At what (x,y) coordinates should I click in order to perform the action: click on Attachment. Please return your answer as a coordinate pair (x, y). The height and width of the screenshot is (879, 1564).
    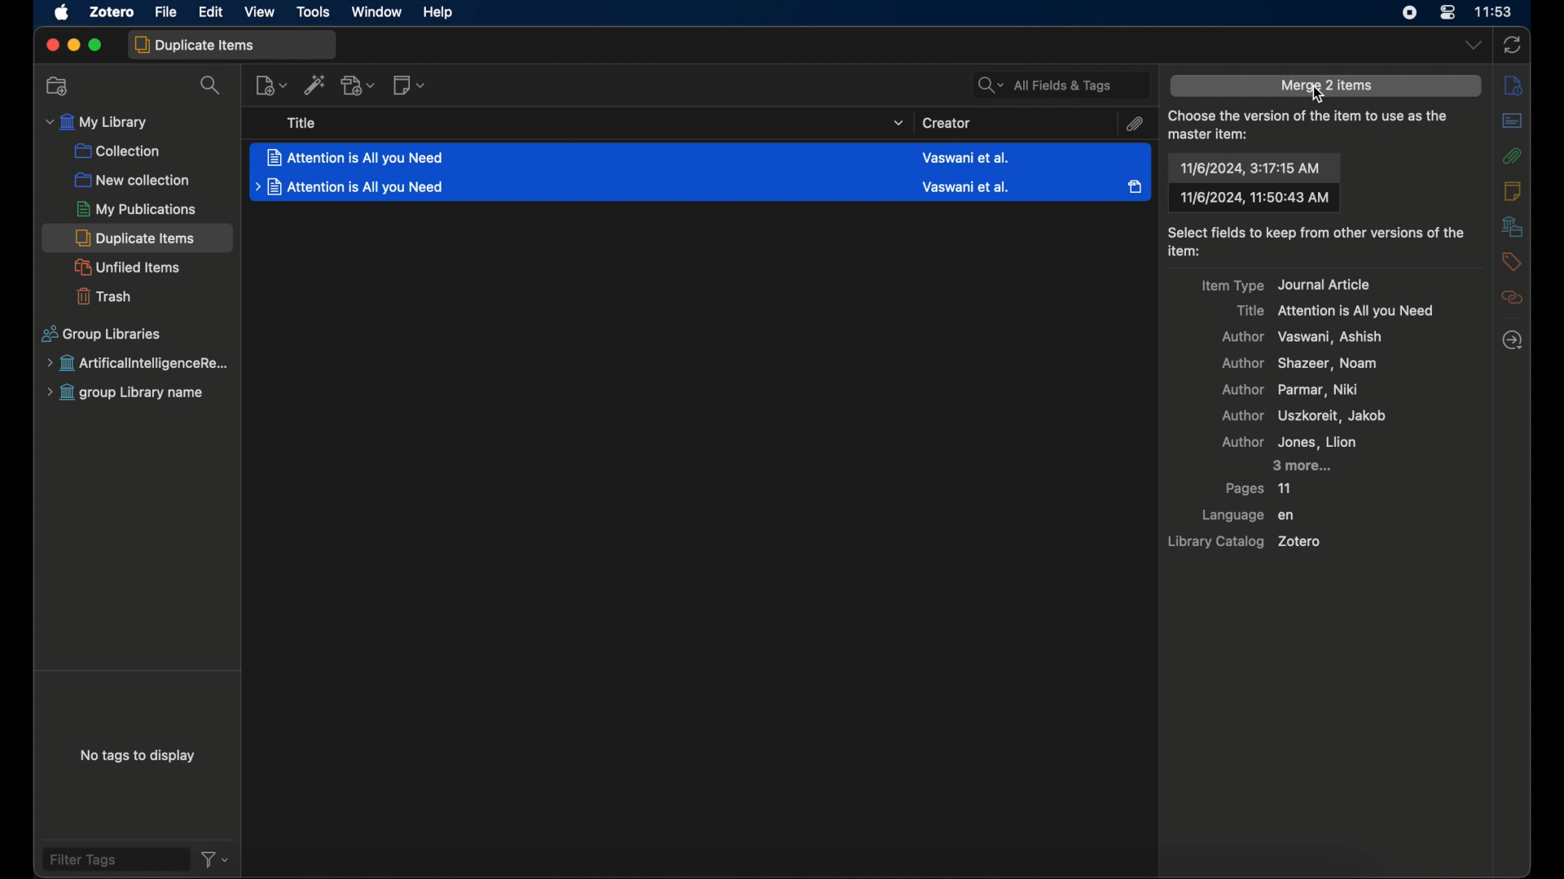
    Looking at the image, I should click on (1136, 186).